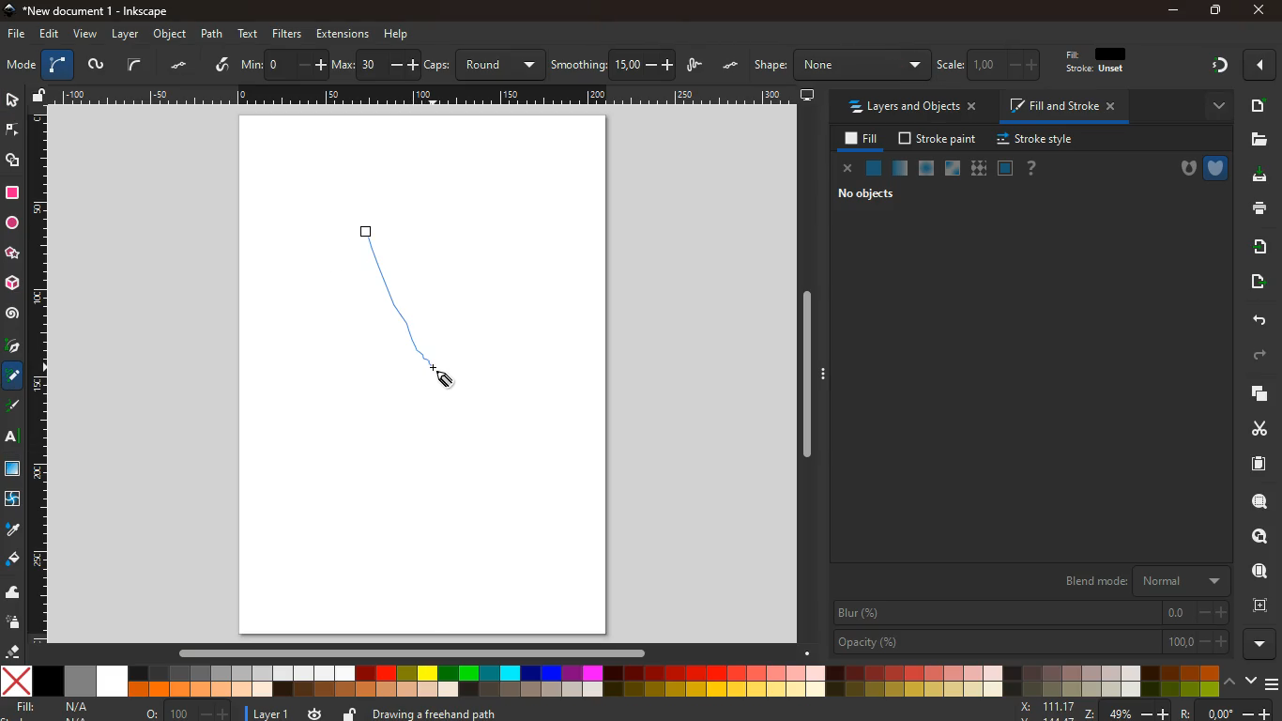 The width and height of the screenshot is (1282, 721). Describe the element at coordinates (13, 133) in the screenshot. I see `edge` at that location.